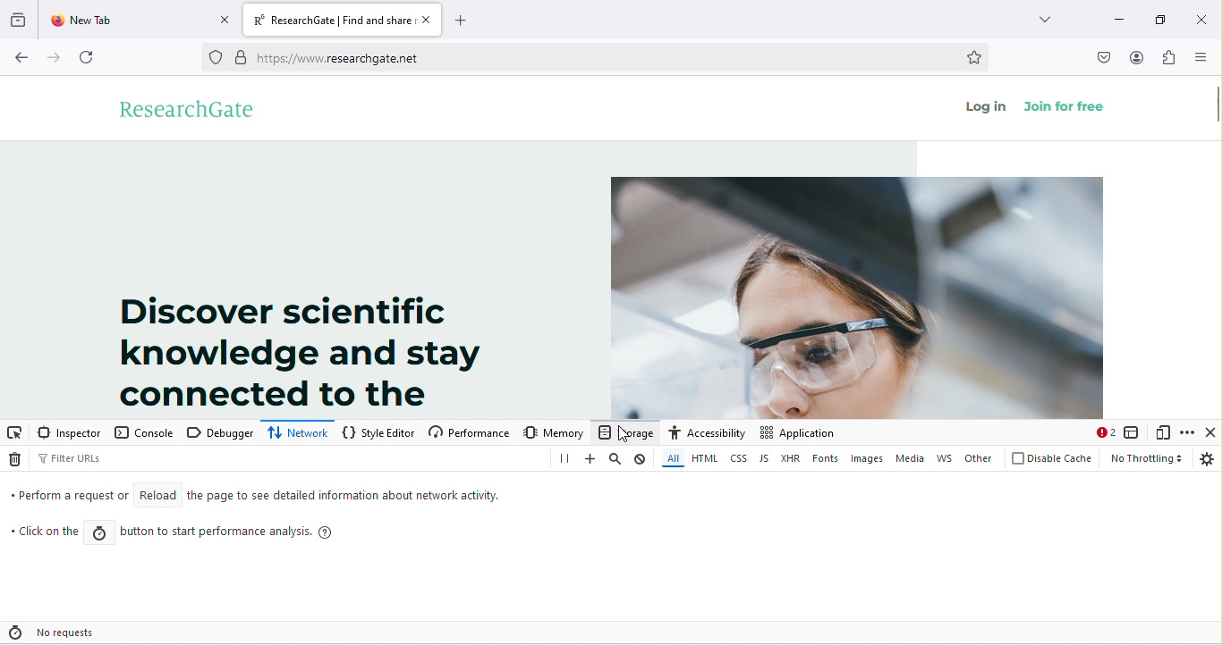 The height and width of the screenshot is (645, 1222). Describe the element at coordinates (377, 432) in the screenshot. I see `style editor` at that location.